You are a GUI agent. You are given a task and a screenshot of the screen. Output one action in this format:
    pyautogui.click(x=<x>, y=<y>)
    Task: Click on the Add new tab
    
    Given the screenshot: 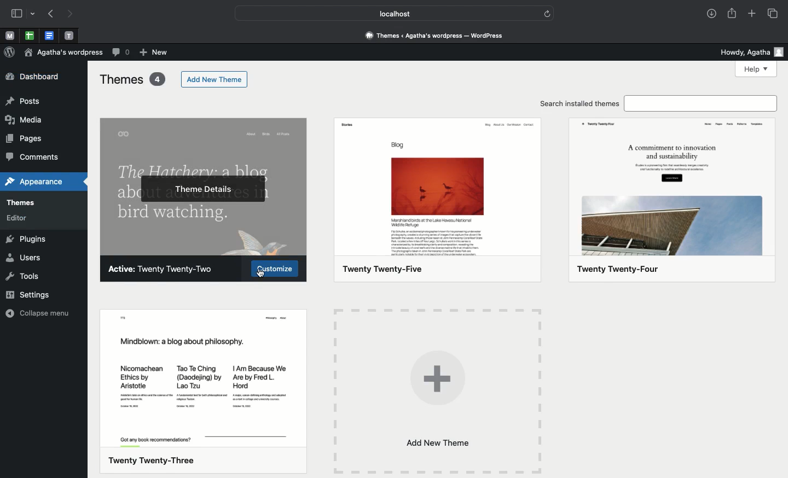 What is the action you would take?
    pyautogui.click(x=753, y=15)
    